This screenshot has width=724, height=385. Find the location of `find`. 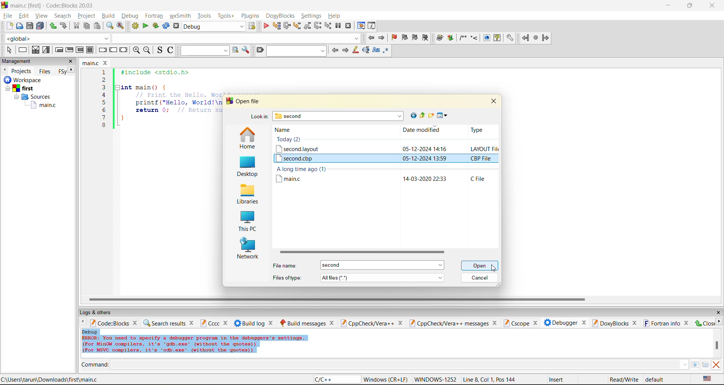

find is located at coordinates (109, 26).